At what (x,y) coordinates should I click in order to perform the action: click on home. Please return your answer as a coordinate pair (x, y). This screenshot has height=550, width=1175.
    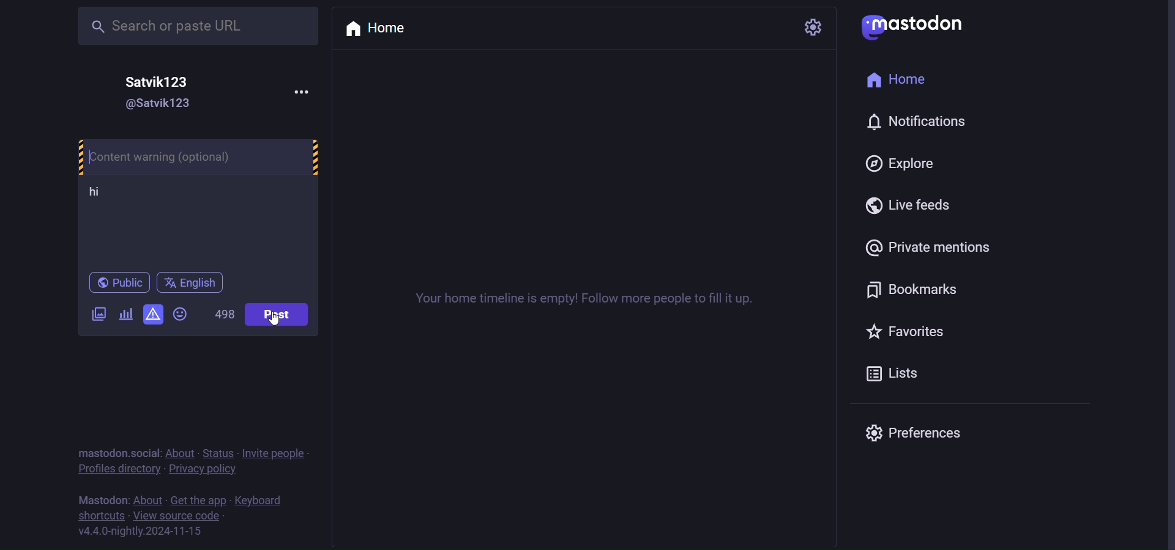
    Looking at the image, I should click on (384, 29).